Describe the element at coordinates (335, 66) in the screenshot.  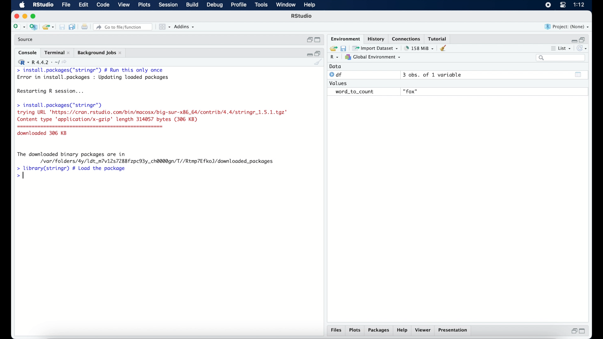
I see `data` at that location.